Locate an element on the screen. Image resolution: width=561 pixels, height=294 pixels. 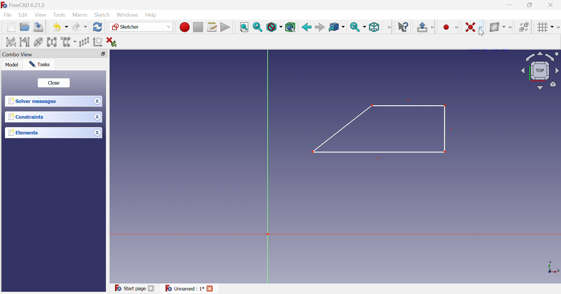
Constraint coincident is located at coordinates (471, 27).